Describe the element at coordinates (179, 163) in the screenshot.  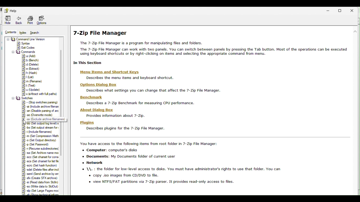
I see `You have access to the following items from root folder in 7-Zip File Manager:
«+ Computer: computer's disks
«+ Documents: My Documents folder of current user
« Network
 \\. : the folder for low-level access to disks. You must have administrator's fights to use that folder. You can
+ copy .iso images from CD/DVD to file.
« view NTFS/FAT partitions via 7-Zip parser. It provides read-only access to files.` at that location.